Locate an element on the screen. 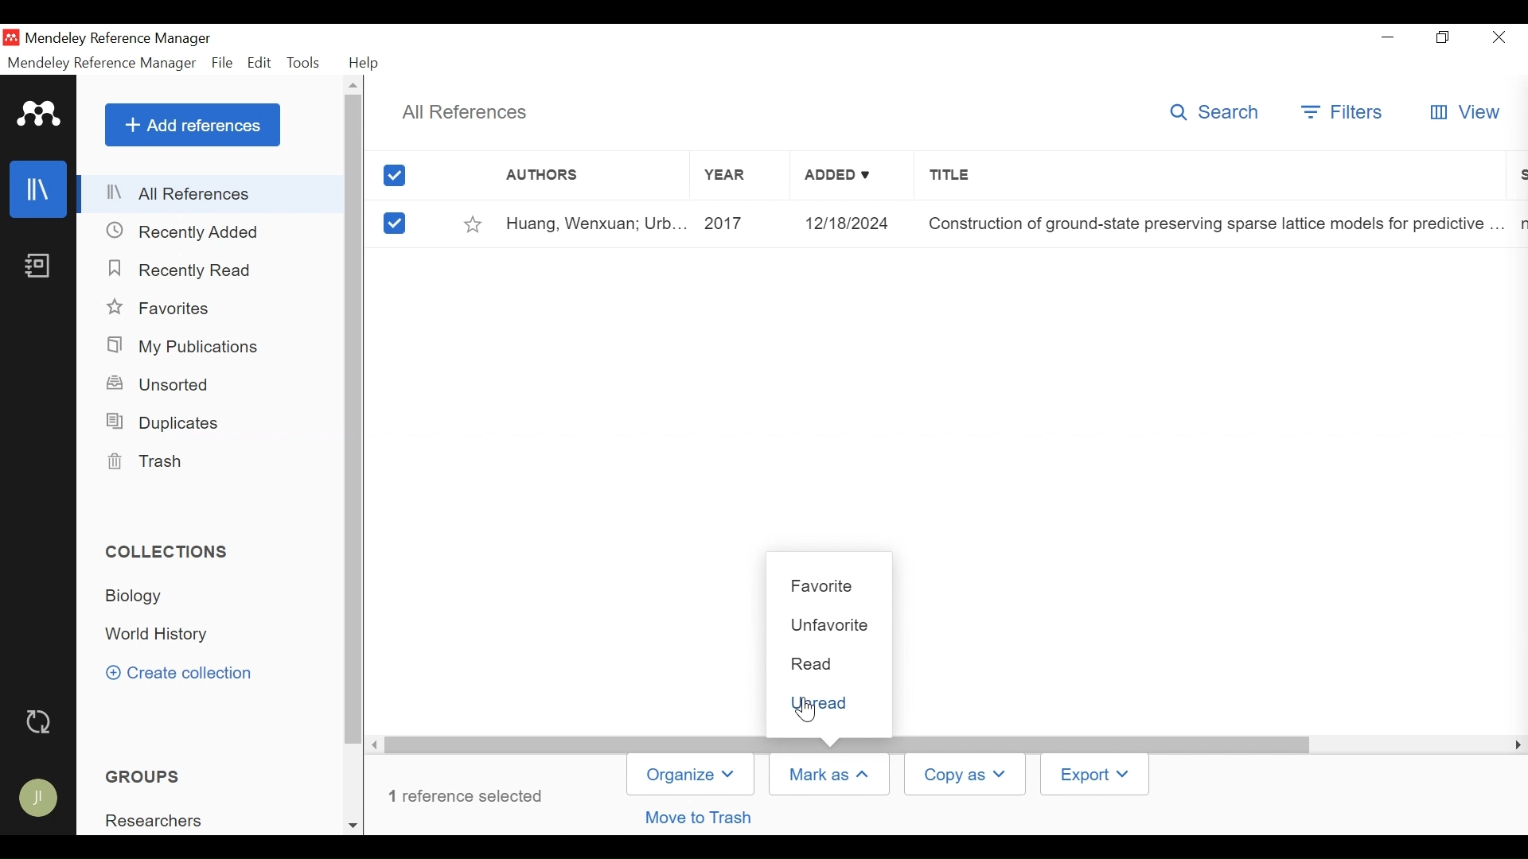 This screenshot has width=1528, height=859. Mendeley Reference Manager is located at coordinates (126, 38).